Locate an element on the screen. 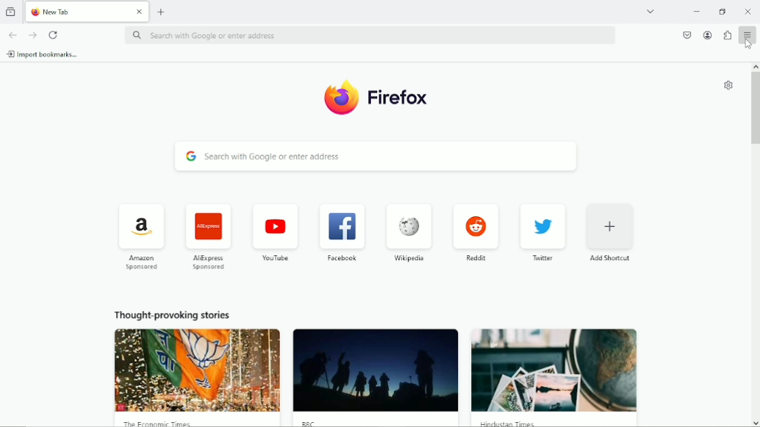  account is located at coordinates (706, 35).